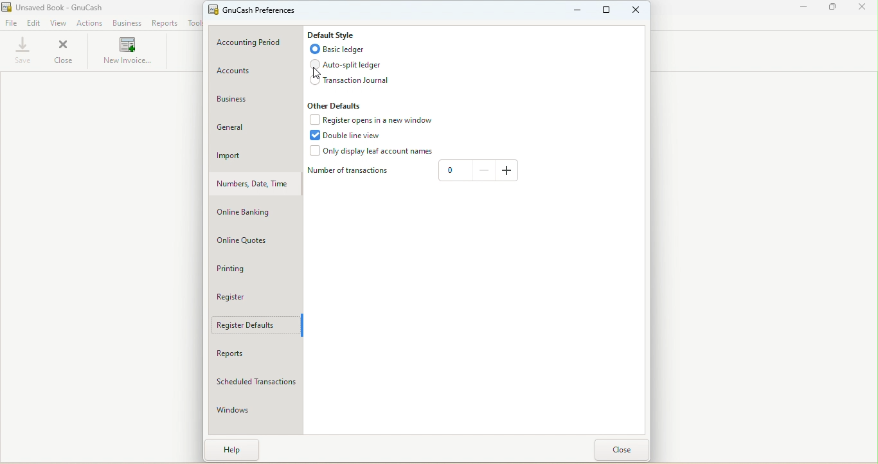  Describe the element at coordinates (578, 13) in the screenshot. I see `Minimize` at that location.